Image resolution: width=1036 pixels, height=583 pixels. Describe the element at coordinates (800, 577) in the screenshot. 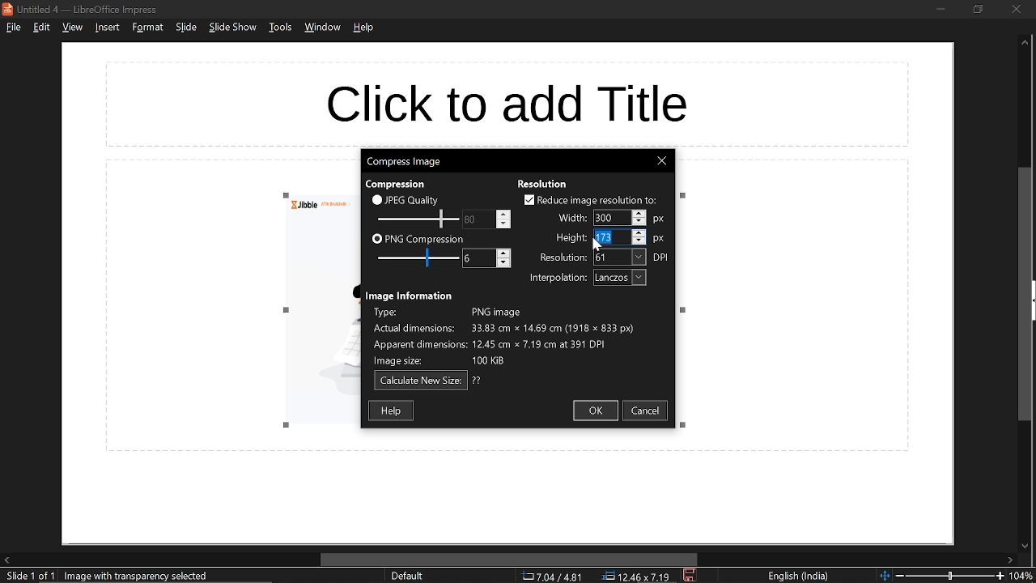

I see `language` at that location.